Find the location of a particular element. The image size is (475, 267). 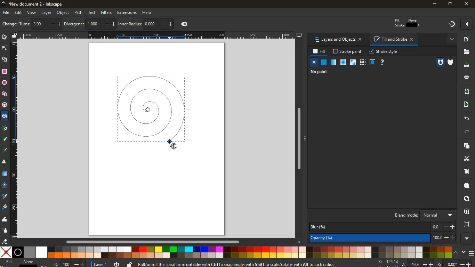

 is located at coordinates (5, 140).